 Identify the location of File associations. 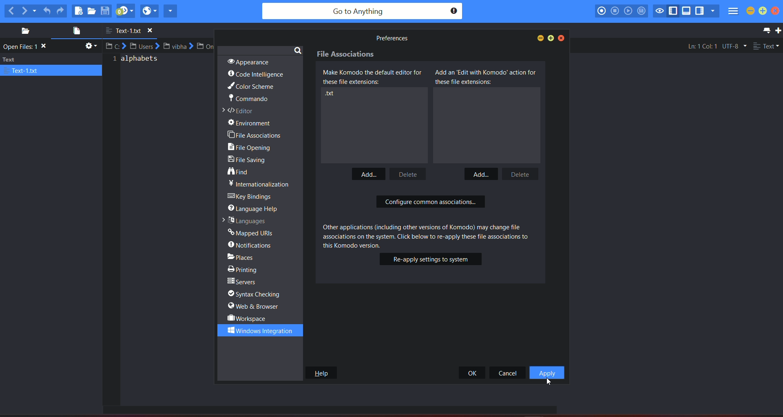
(346, 55).